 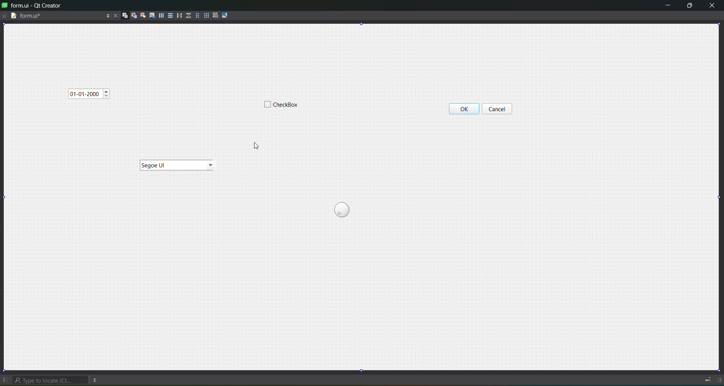 What do you see at coordinates (124, 15) in the screenshot?
I see `edit widgets` at bounding box center [124, 15].